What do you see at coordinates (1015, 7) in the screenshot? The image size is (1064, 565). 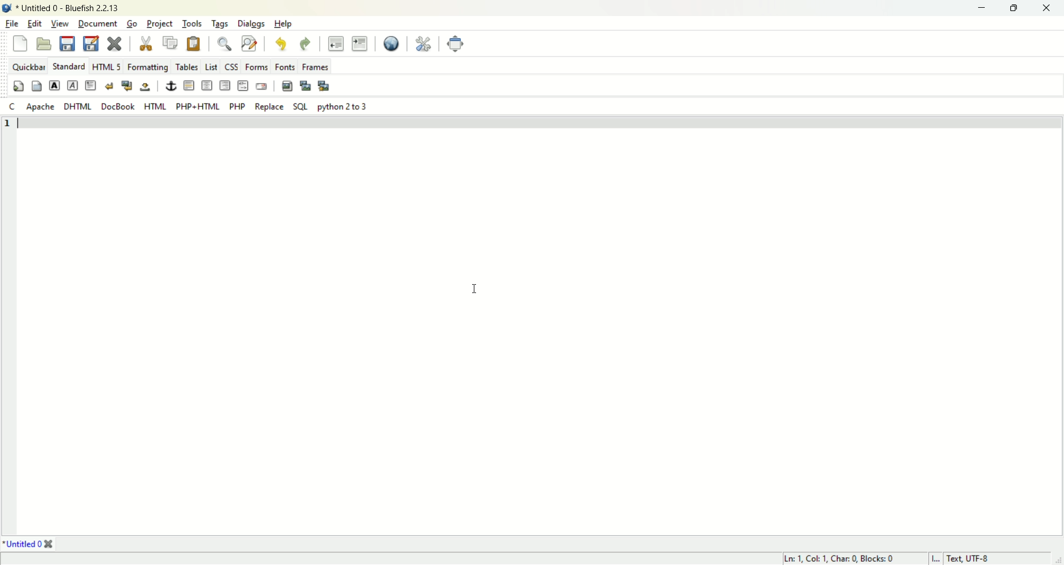 I see `maximize` at bounding box center [1015, 7].